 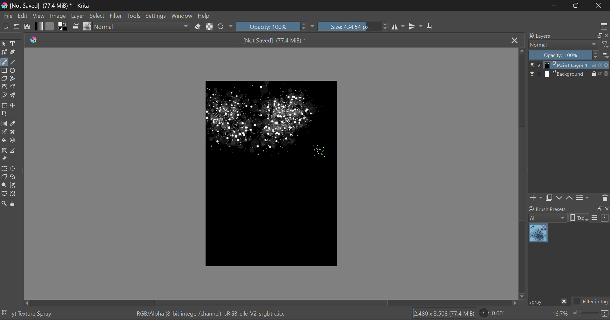 What do you see at coordinates (549, 218) in the screenshot?
I see `all` at bounding box center [549, 218].